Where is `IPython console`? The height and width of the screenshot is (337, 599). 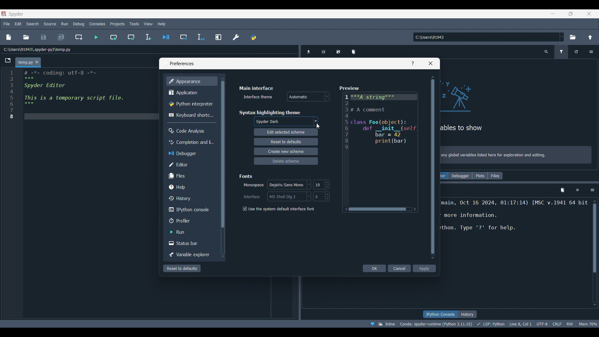
IPython console is located at coordinates (439, 314).